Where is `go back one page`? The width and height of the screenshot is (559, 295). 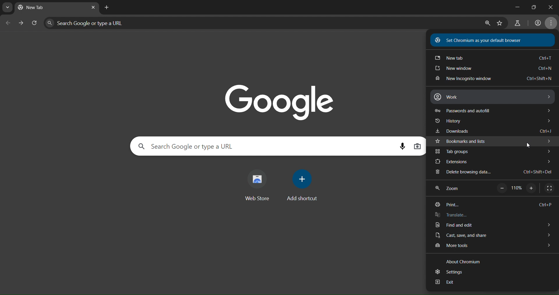 go back one page is located at coordinates (8, 23).